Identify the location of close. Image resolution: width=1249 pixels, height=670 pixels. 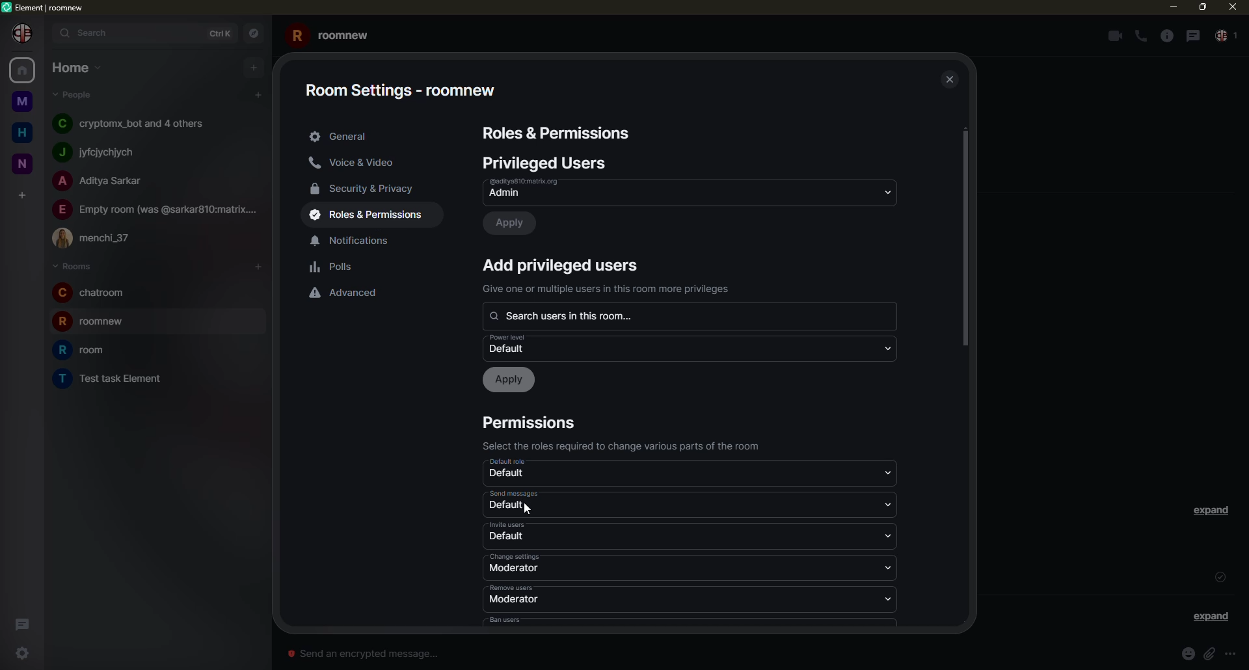
(948, 77).